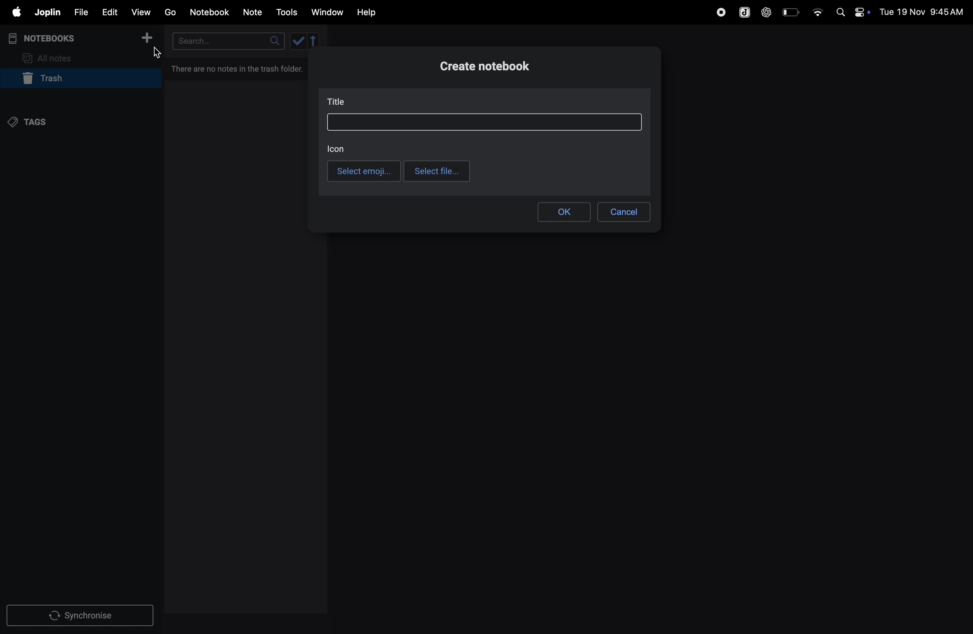 Image resolution: width=973 pixels, height=634 pixels. I want to click on Create Notebook, so click(489, 67).